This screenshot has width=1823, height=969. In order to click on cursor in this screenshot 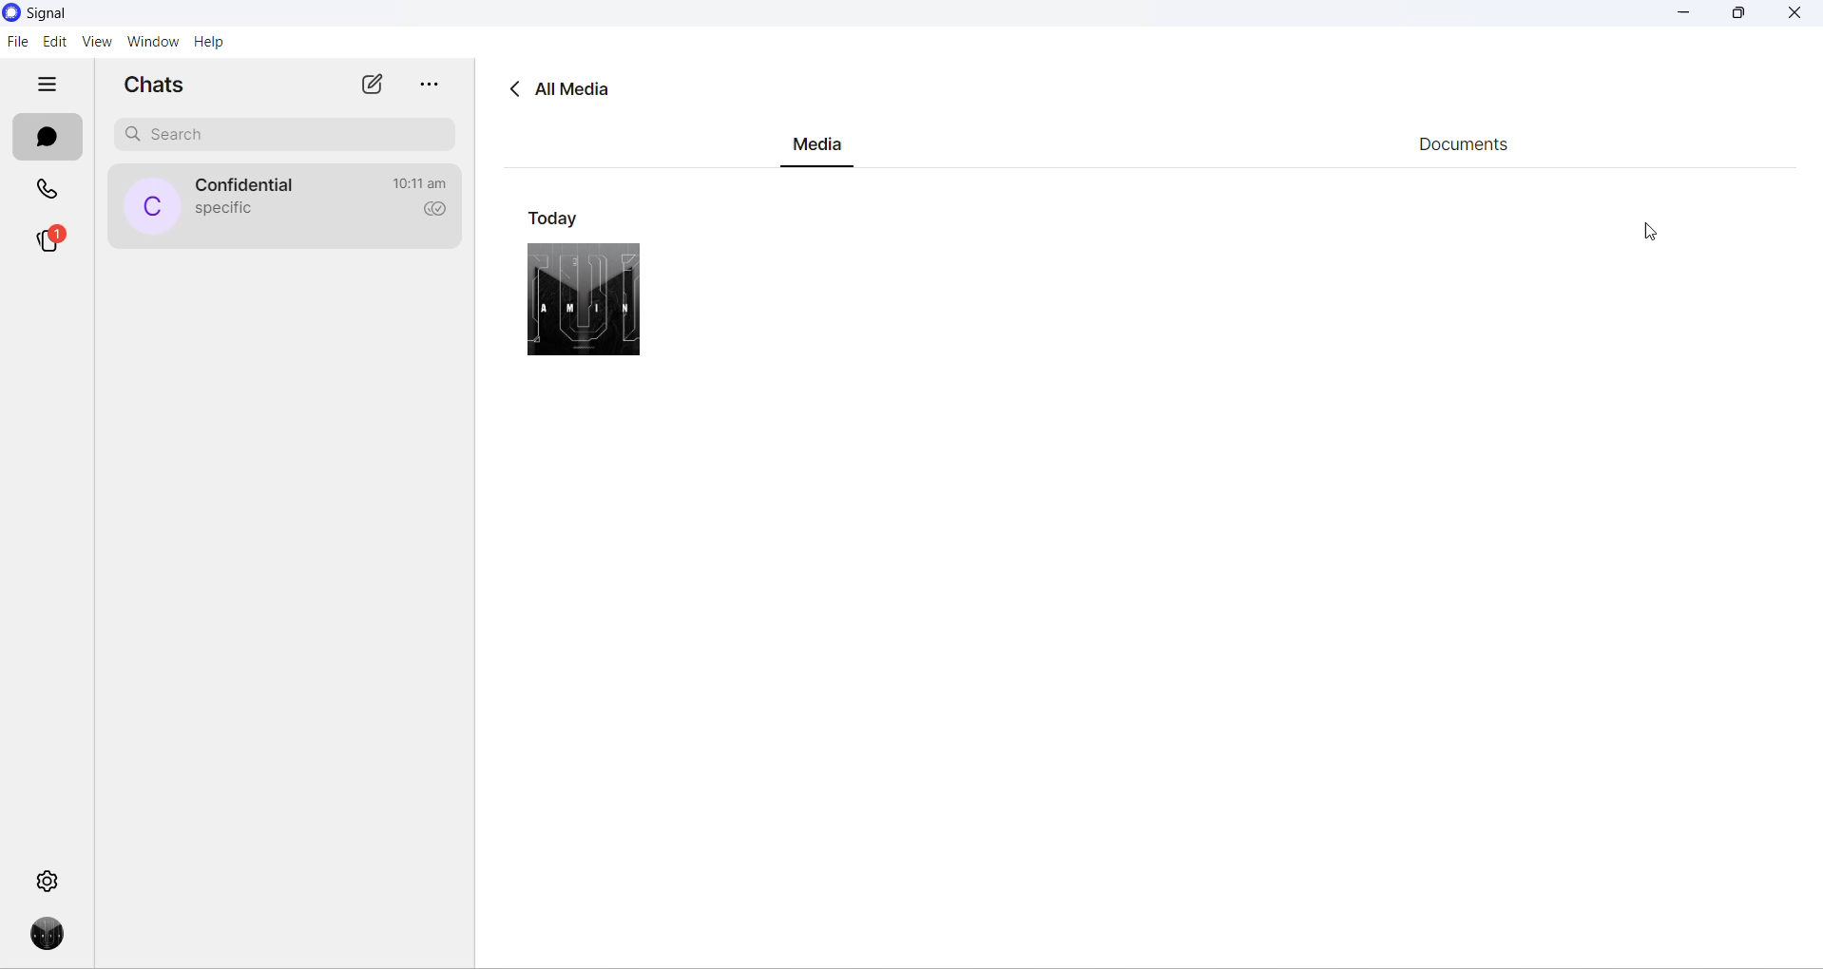, I will do `click(1653, 229)`.